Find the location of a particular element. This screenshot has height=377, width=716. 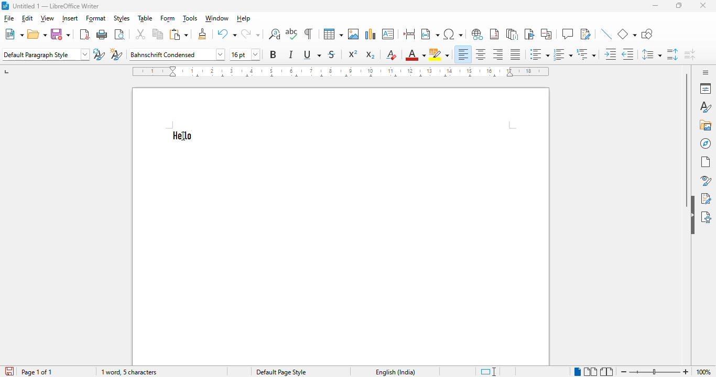

word and character count is located at coordinates (129, 372).